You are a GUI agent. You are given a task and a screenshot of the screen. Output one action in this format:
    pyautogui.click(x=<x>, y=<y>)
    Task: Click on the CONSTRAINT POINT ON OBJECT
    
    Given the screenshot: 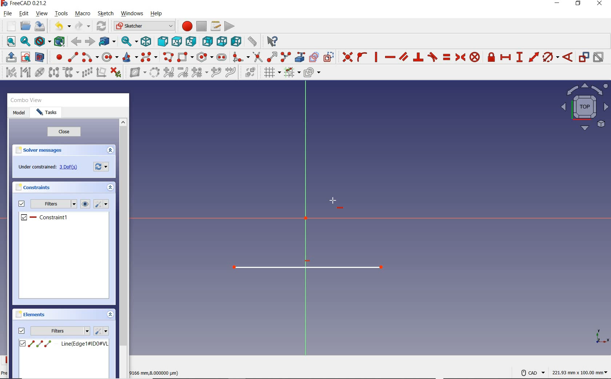 What is the action you would take?
    pyautogui.click(x=362, y=56)
    